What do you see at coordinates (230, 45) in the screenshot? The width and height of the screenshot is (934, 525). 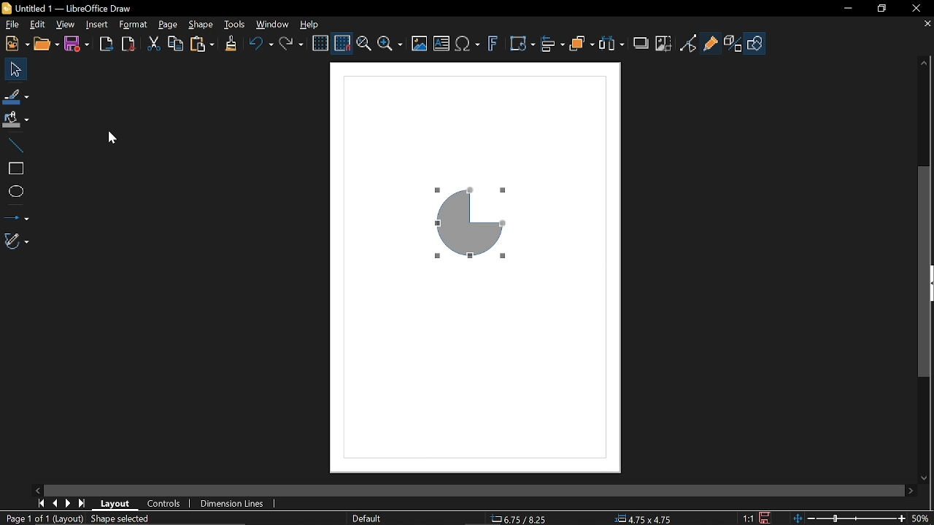 I see `Clone tool` at bounding box center [230, 45].